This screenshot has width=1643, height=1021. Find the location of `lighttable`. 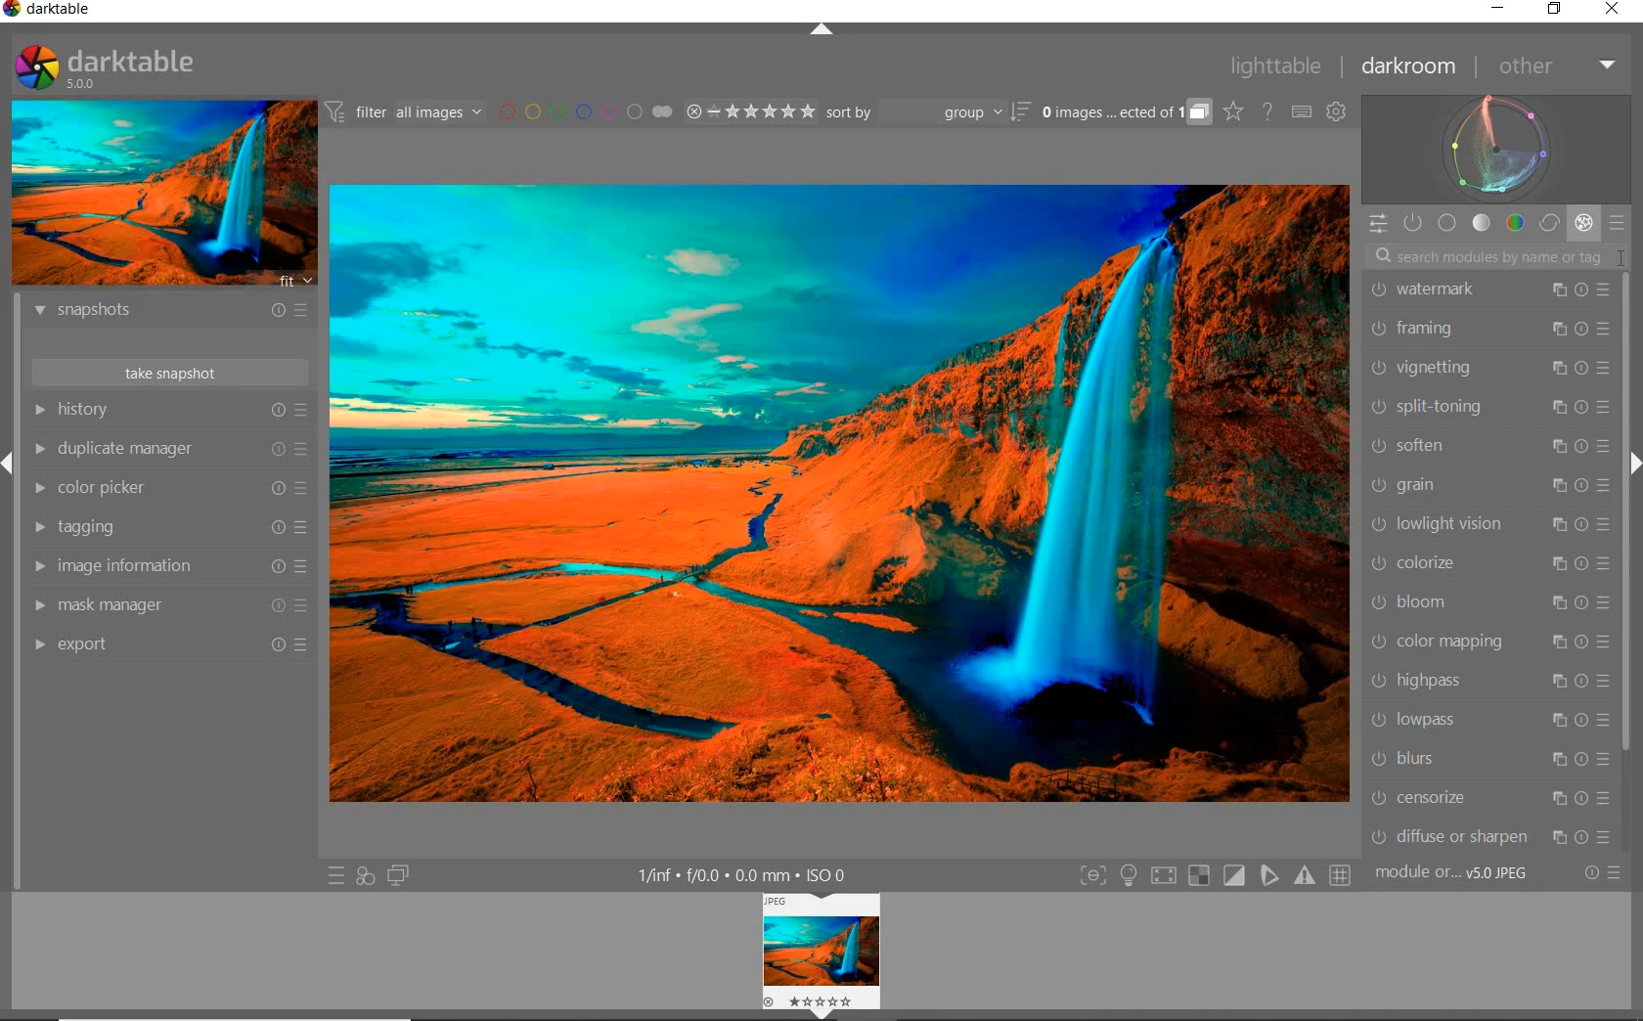

lighttable is located at coordinates (1281, 67).